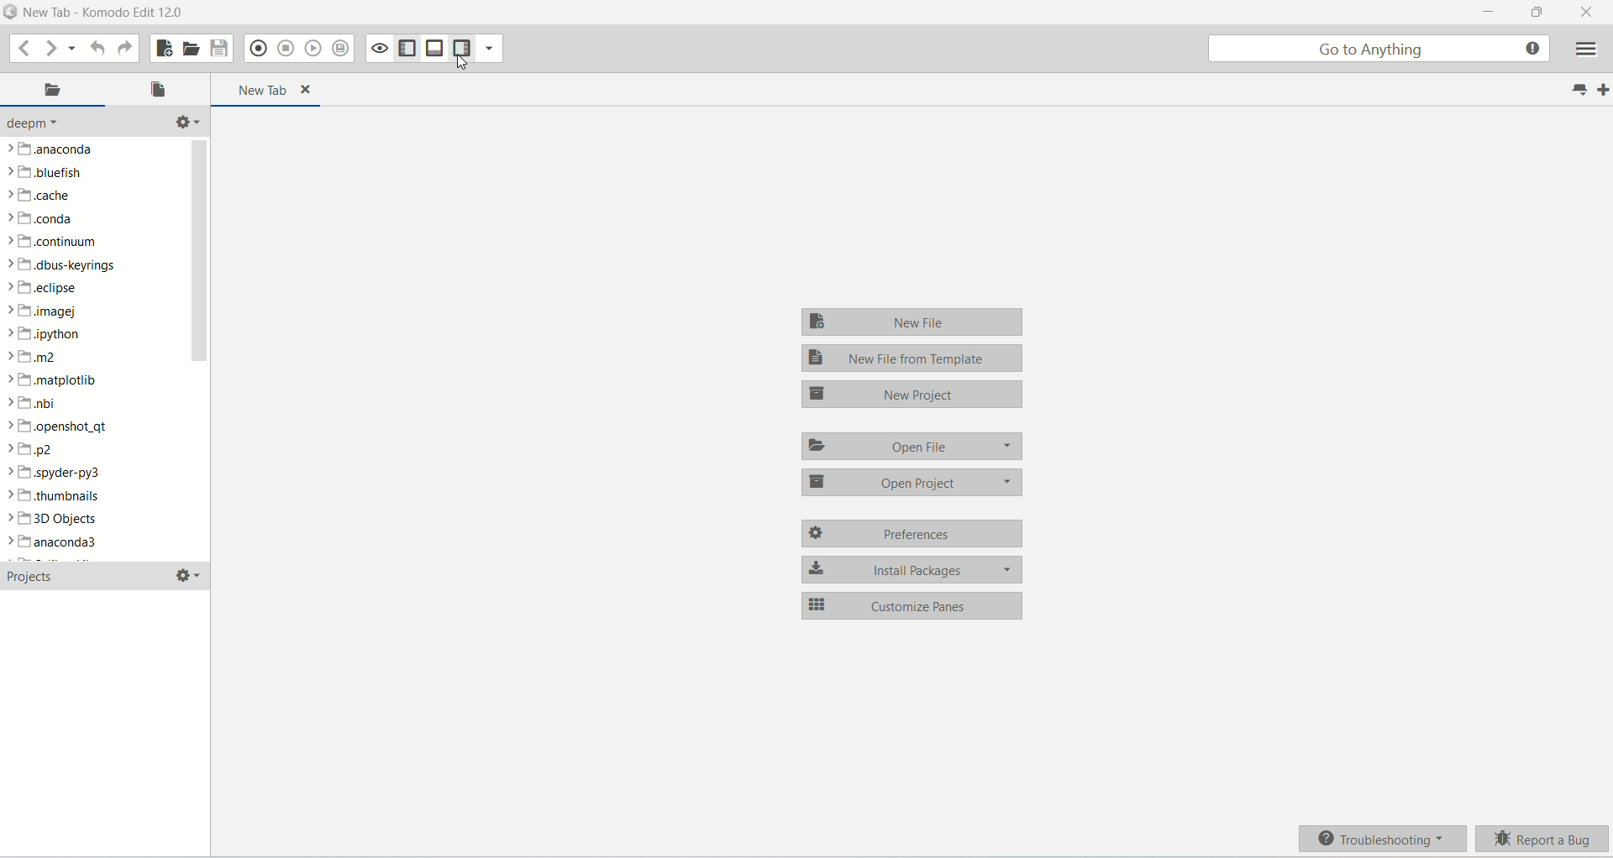 The height and width of the screenshot is (858, 1613). I want to click on maximize, so click(1536, 11).